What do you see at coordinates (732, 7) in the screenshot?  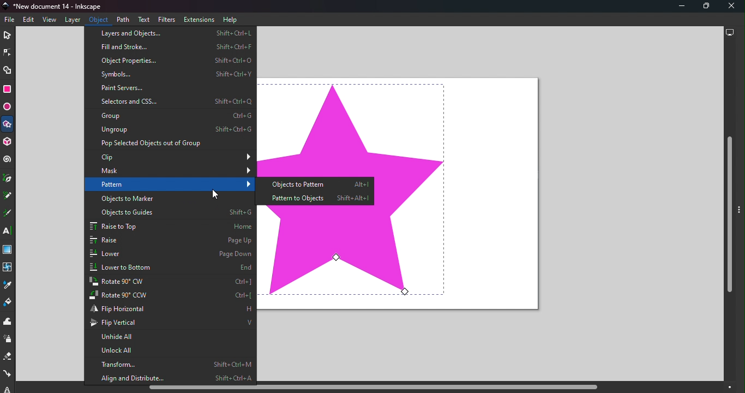 I see `Close` at bounding box center [732, 7].